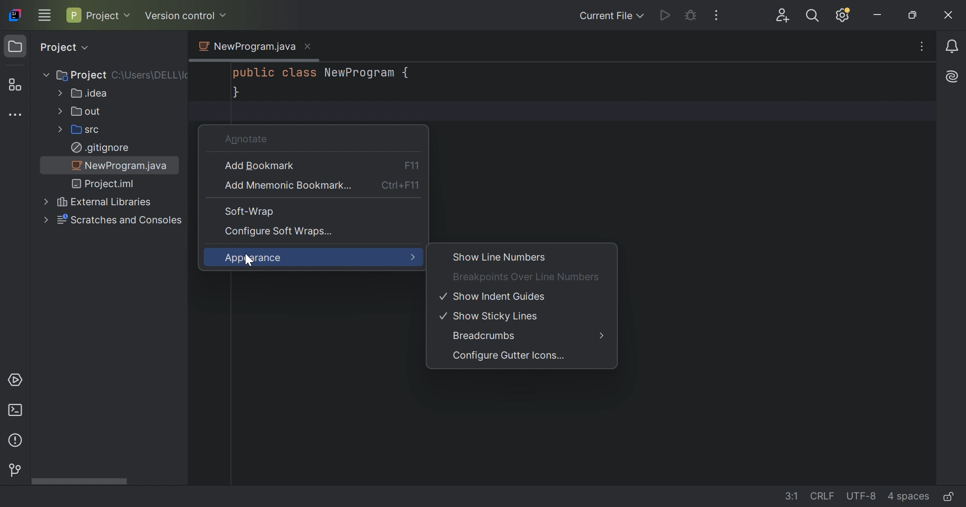 The height and width of the screenshot is (507, 966). Describe the element at coordinates (129, 15) in the screenshot. I see `Drop Down` at that location.